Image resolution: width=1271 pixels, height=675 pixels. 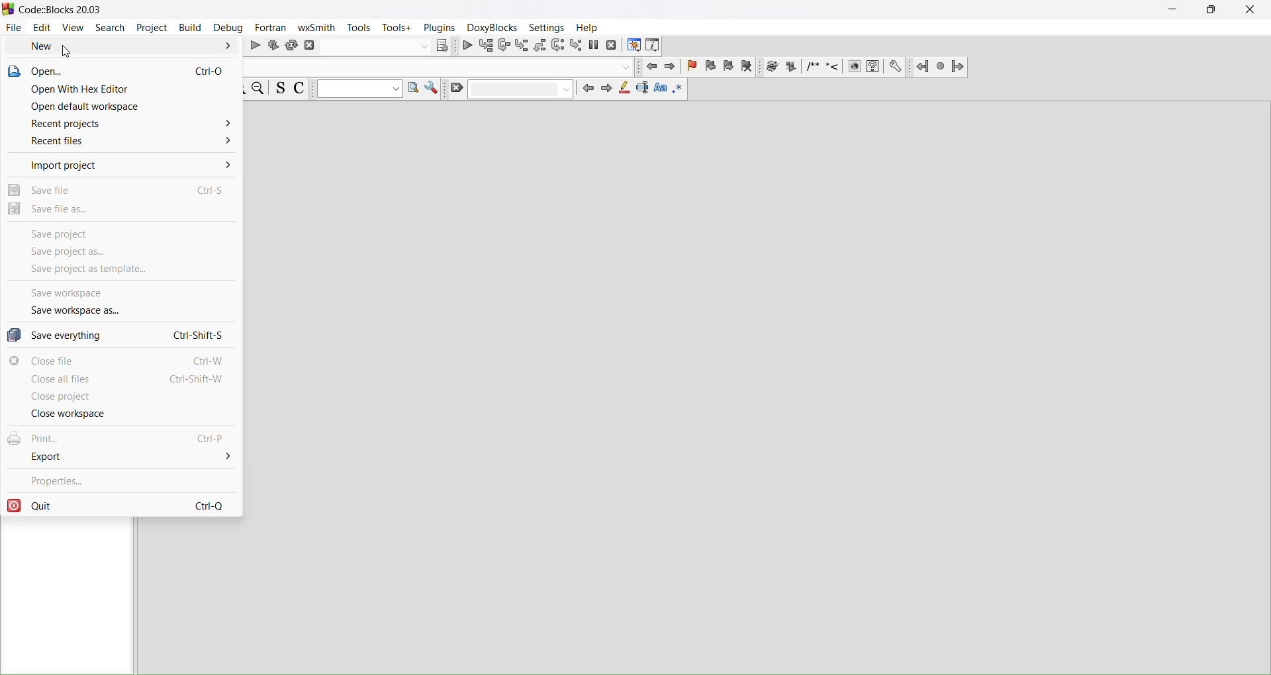 What do you see at coordinates (111, 28) in the screenshot?
I see `search` at bounding box center [111, 28].